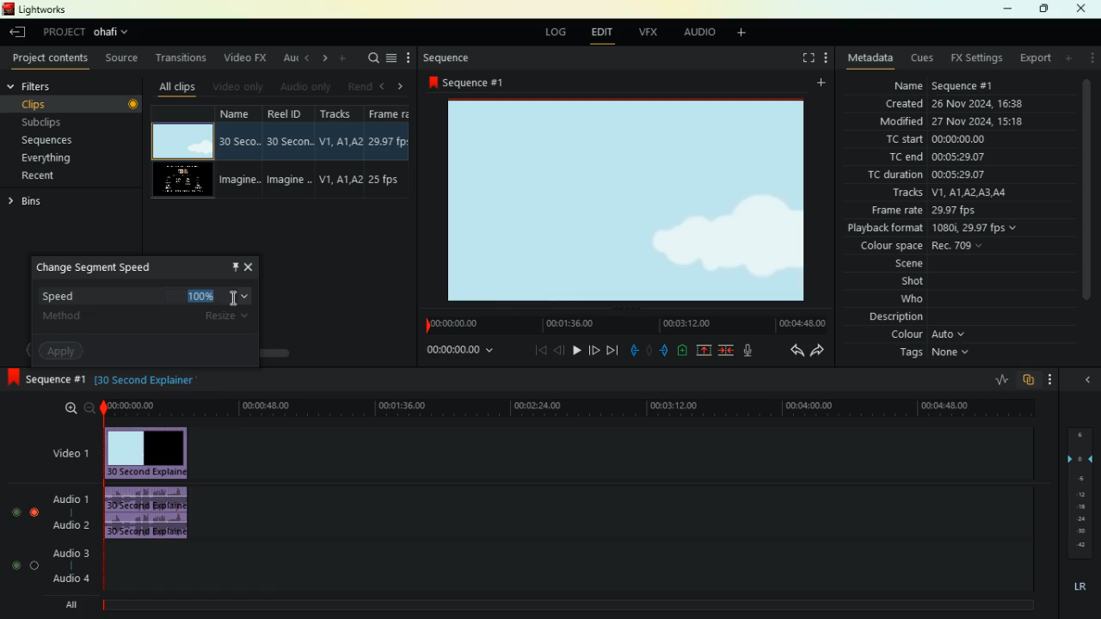 This screenshot has height=619, width=1101. I want to click on play, so click(576, 349).